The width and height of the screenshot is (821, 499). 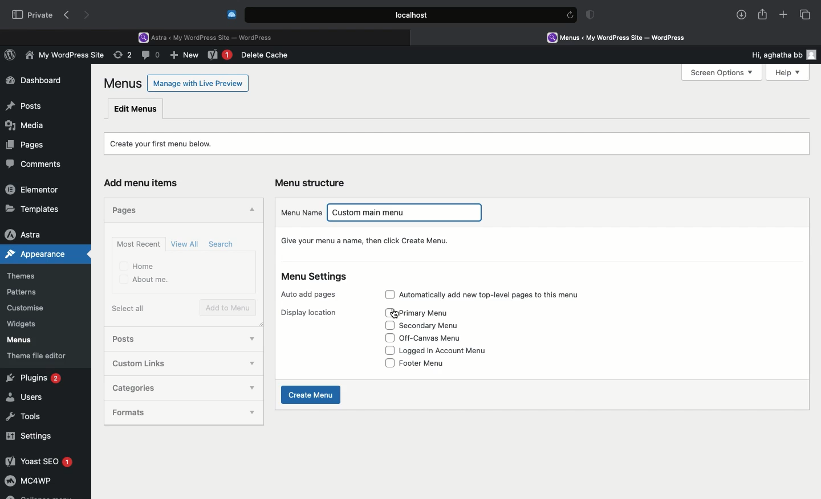 What do you see at coordinates (38, 461) in the screenshot?
I see `Yoast SEO 1` at bounding box center [38, 461].